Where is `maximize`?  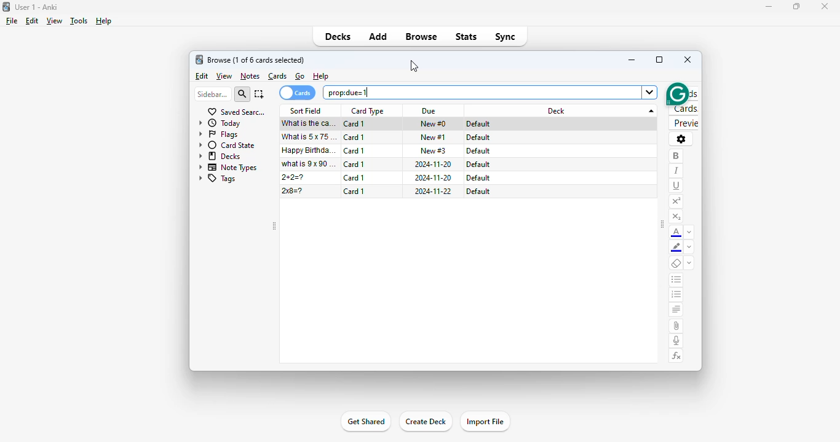
maximize is located at coordinates (659, 59).